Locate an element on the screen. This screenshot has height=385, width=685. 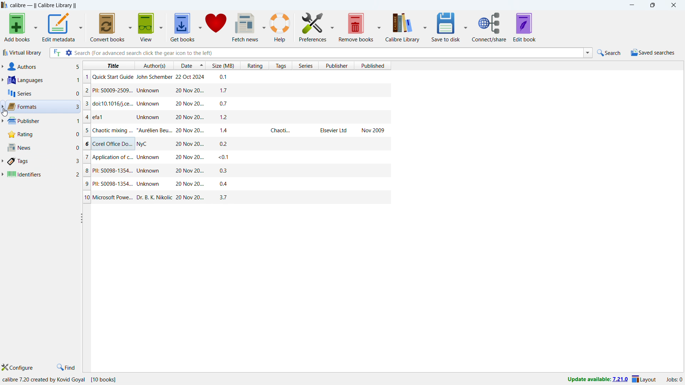
sort by size is located at coordinates (223, 65).